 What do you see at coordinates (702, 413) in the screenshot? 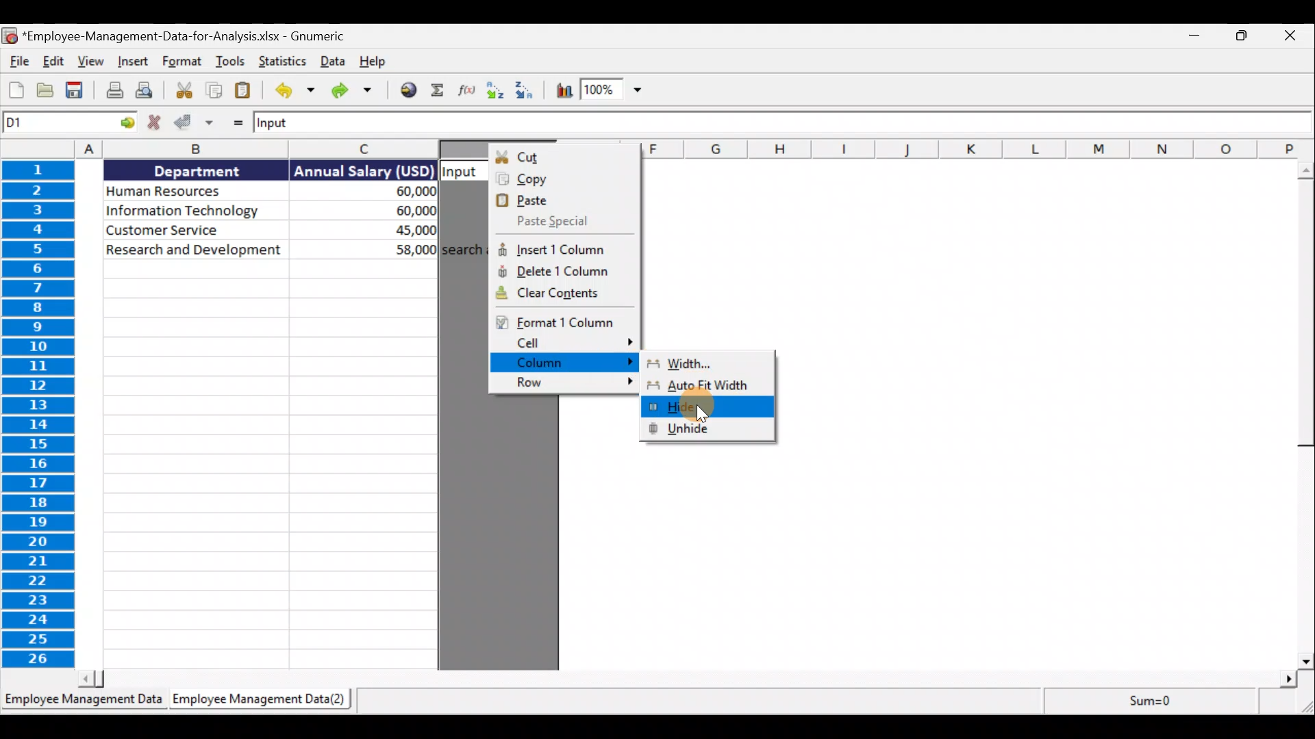
I see `Cursor` at bounding box center [702, 413].